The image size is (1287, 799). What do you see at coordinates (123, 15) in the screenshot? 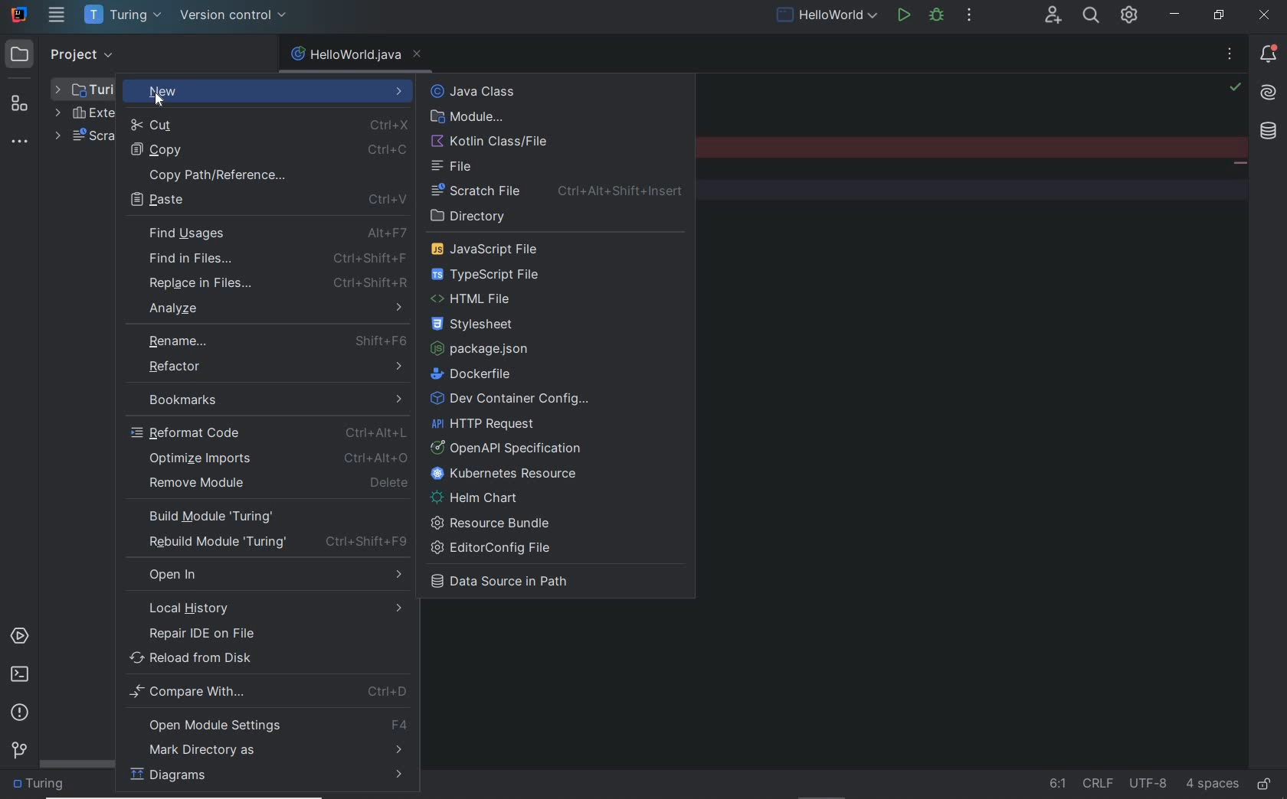
I see `project name` at bounding box center [123, 15].